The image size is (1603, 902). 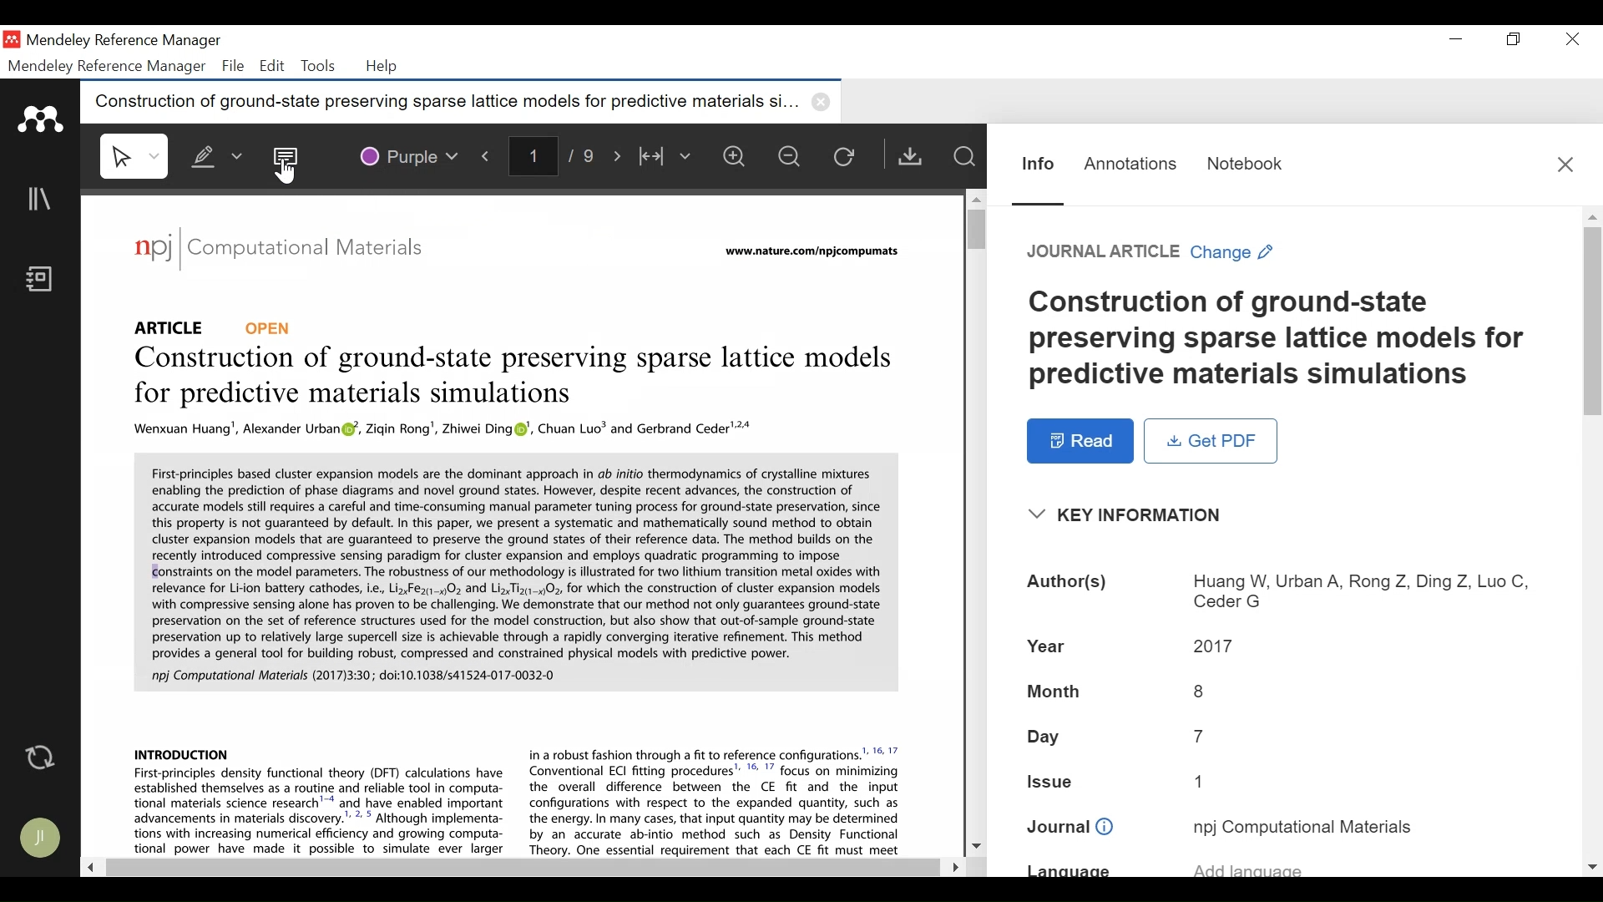 I want to click on OPEN, so click(x=273, y=327).